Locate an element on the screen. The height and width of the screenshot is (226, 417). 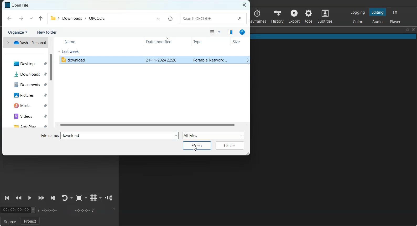
Drop down box is located at coordinates (101, 198).